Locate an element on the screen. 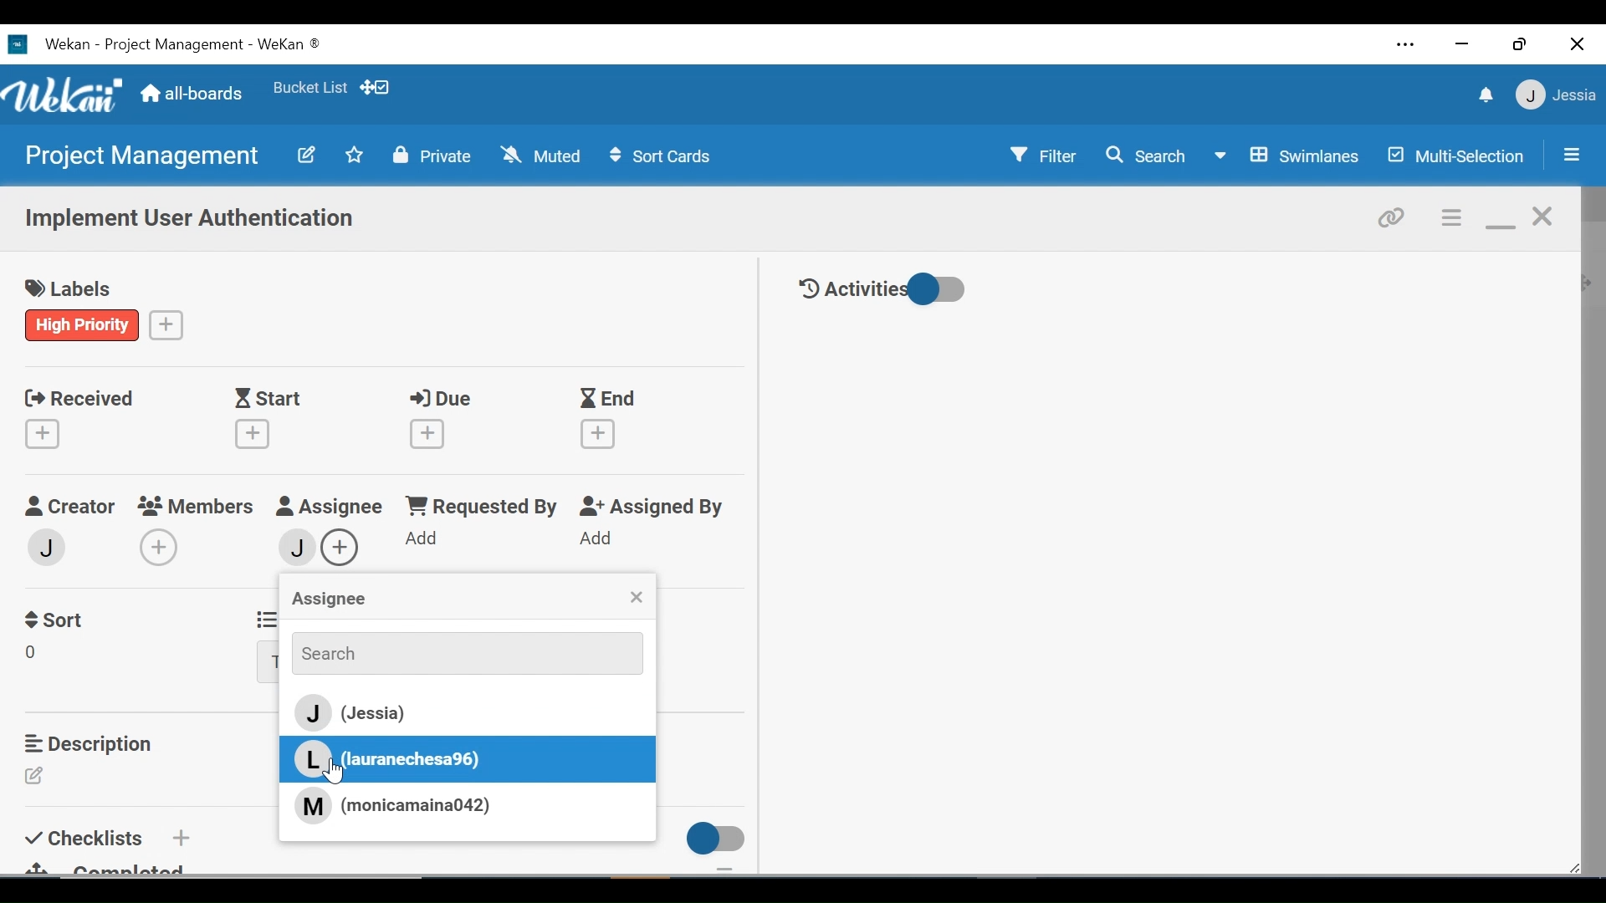  Multi-selection is located at coordinates (1458, 156).